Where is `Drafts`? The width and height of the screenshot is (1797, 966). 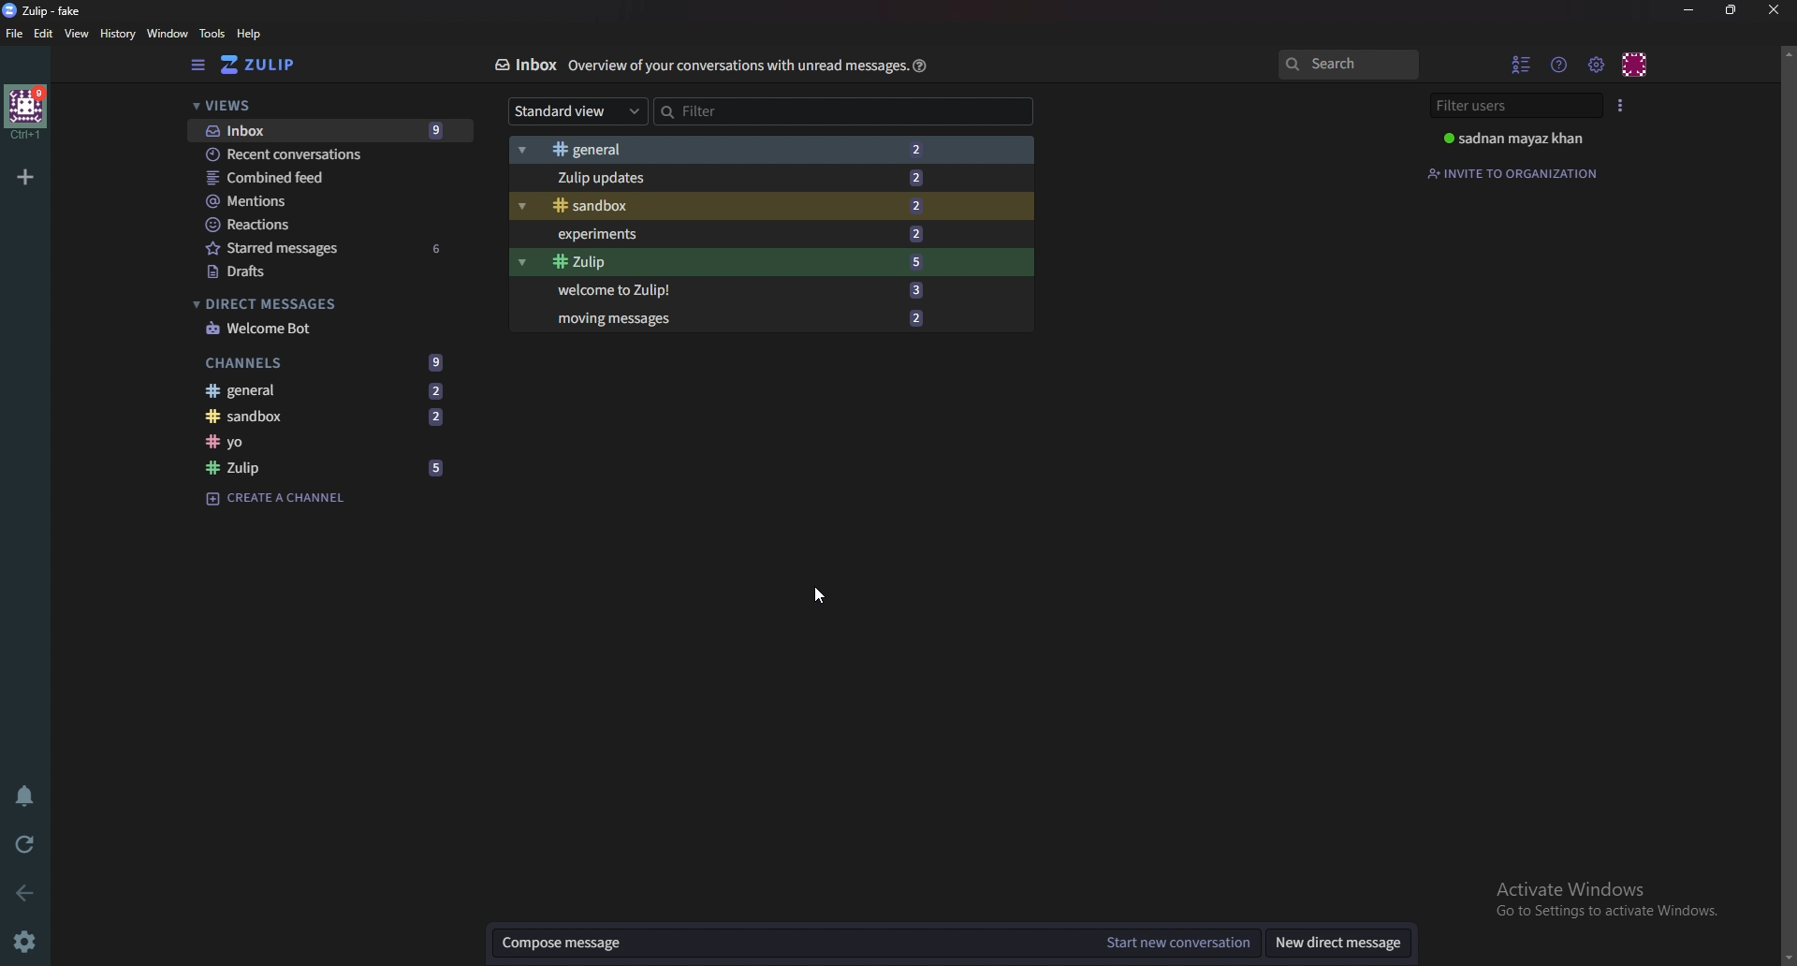 Drafts is located at coordinates (319, 272).